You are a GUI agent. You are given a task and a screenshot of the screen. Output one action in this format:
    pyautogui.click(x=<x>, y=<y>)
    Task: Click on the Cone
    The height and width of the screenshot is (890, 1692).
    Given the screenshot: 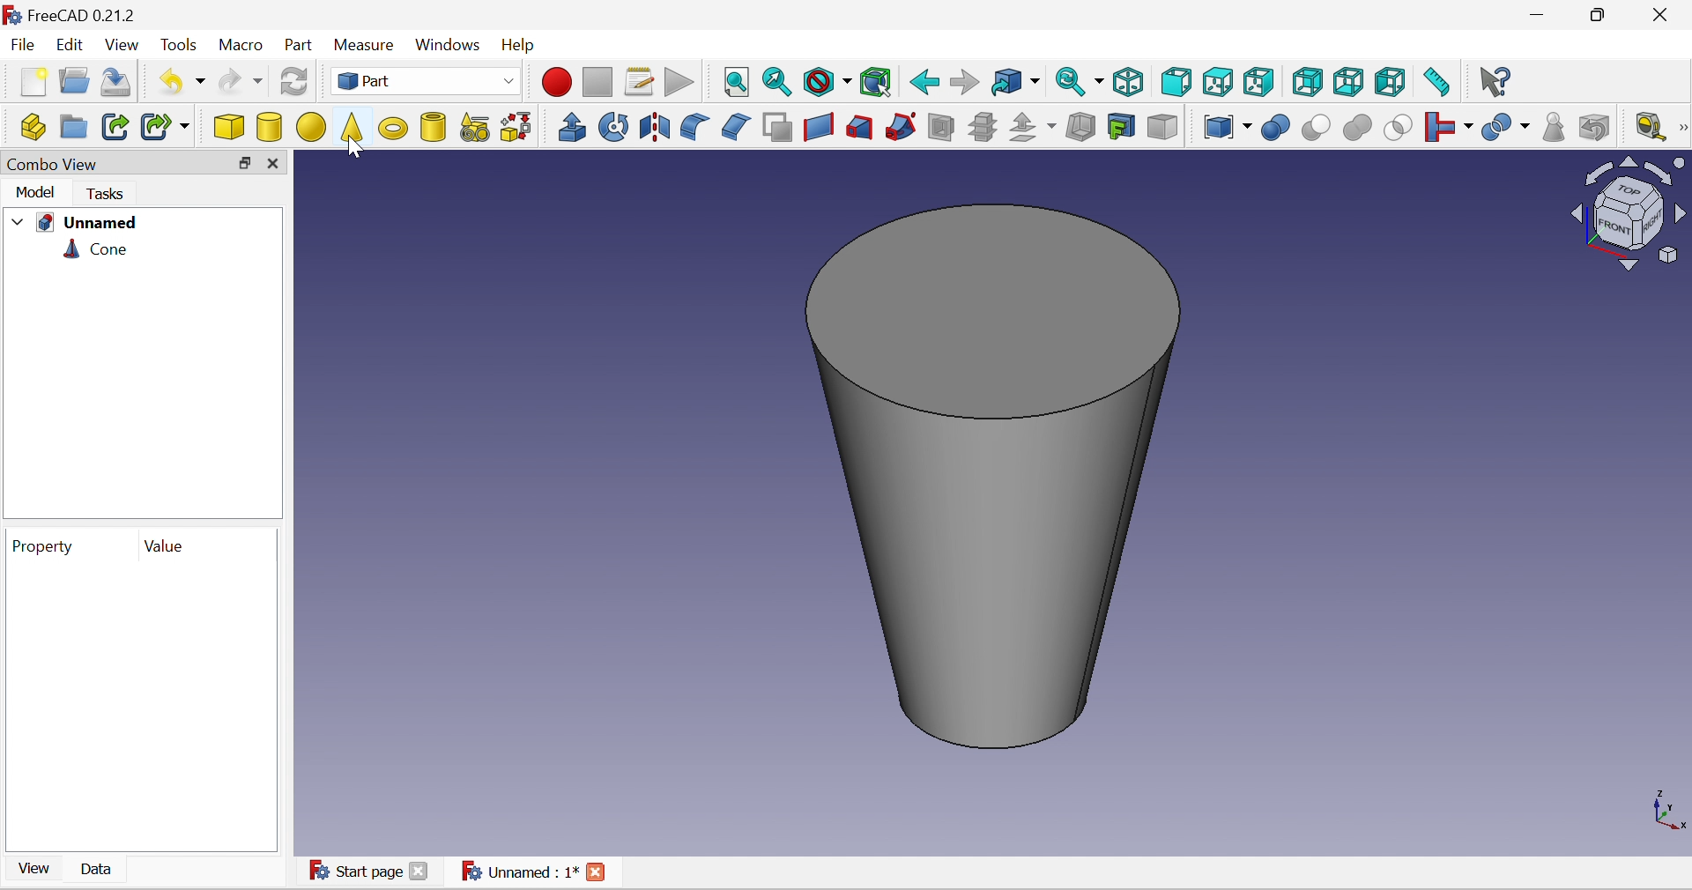 What is the action you would take?
    pyautogui.click(x=992, y=478)
    